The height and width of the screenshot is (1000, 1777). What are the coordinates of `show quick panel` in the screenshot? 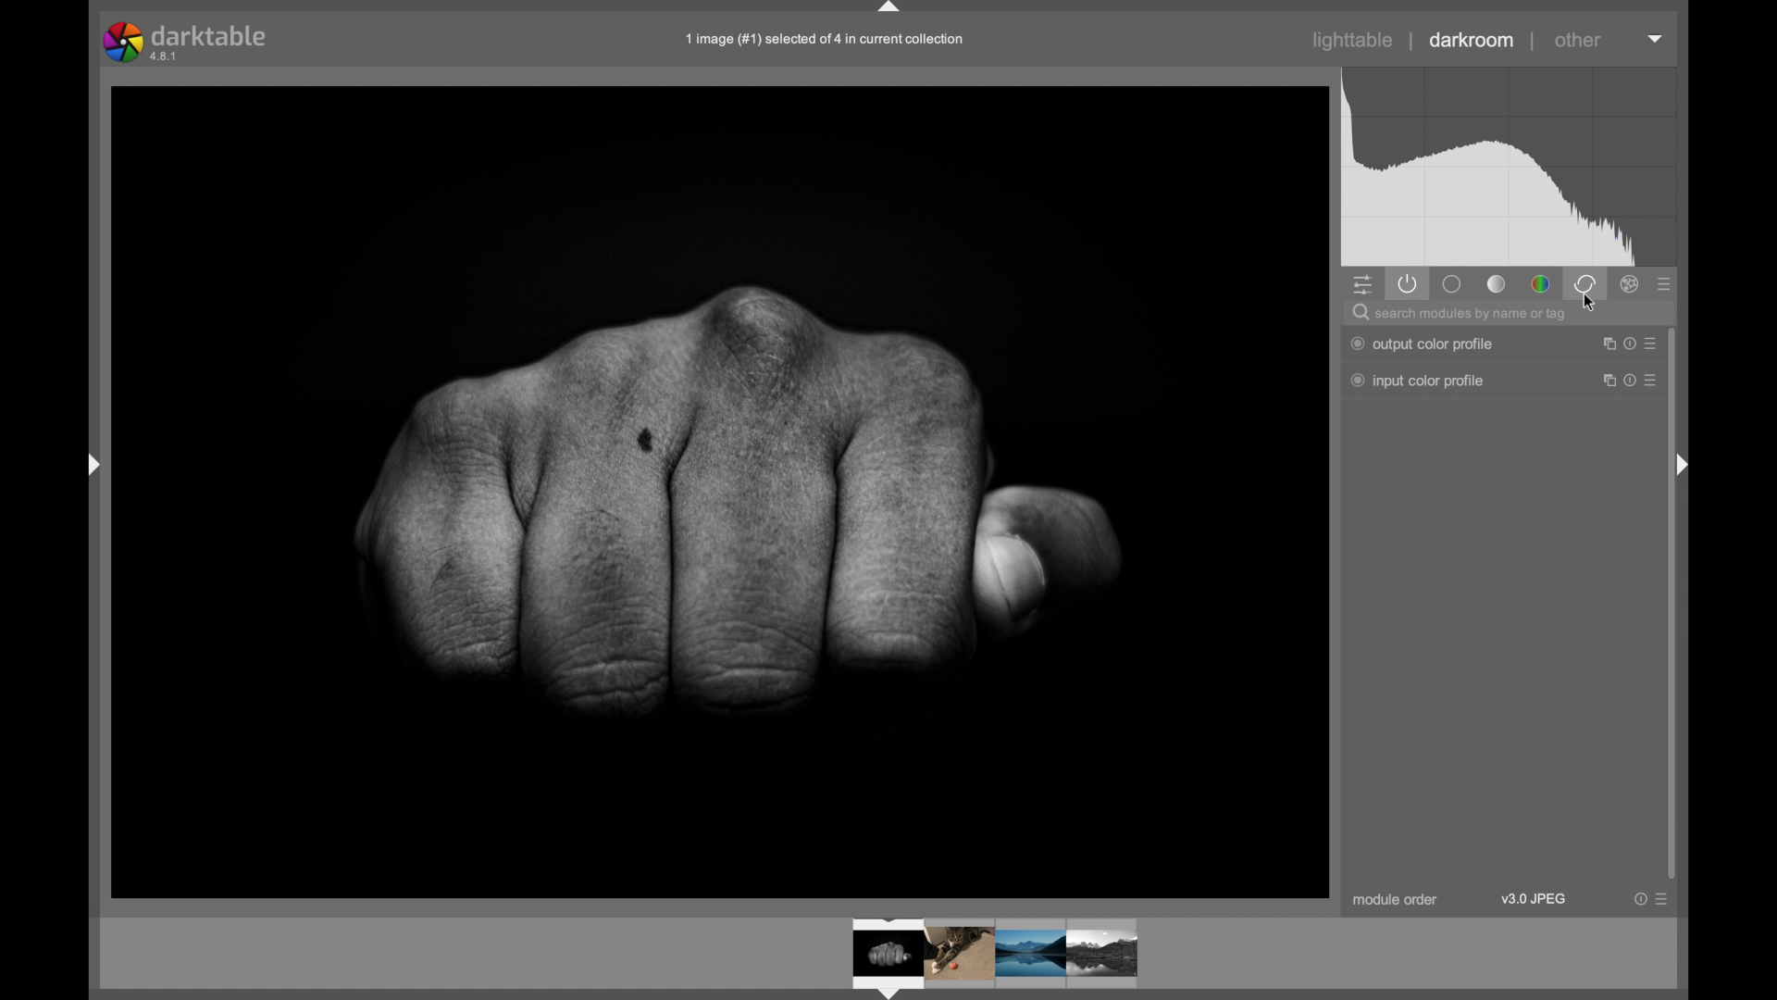 It's located at (1362, 286).